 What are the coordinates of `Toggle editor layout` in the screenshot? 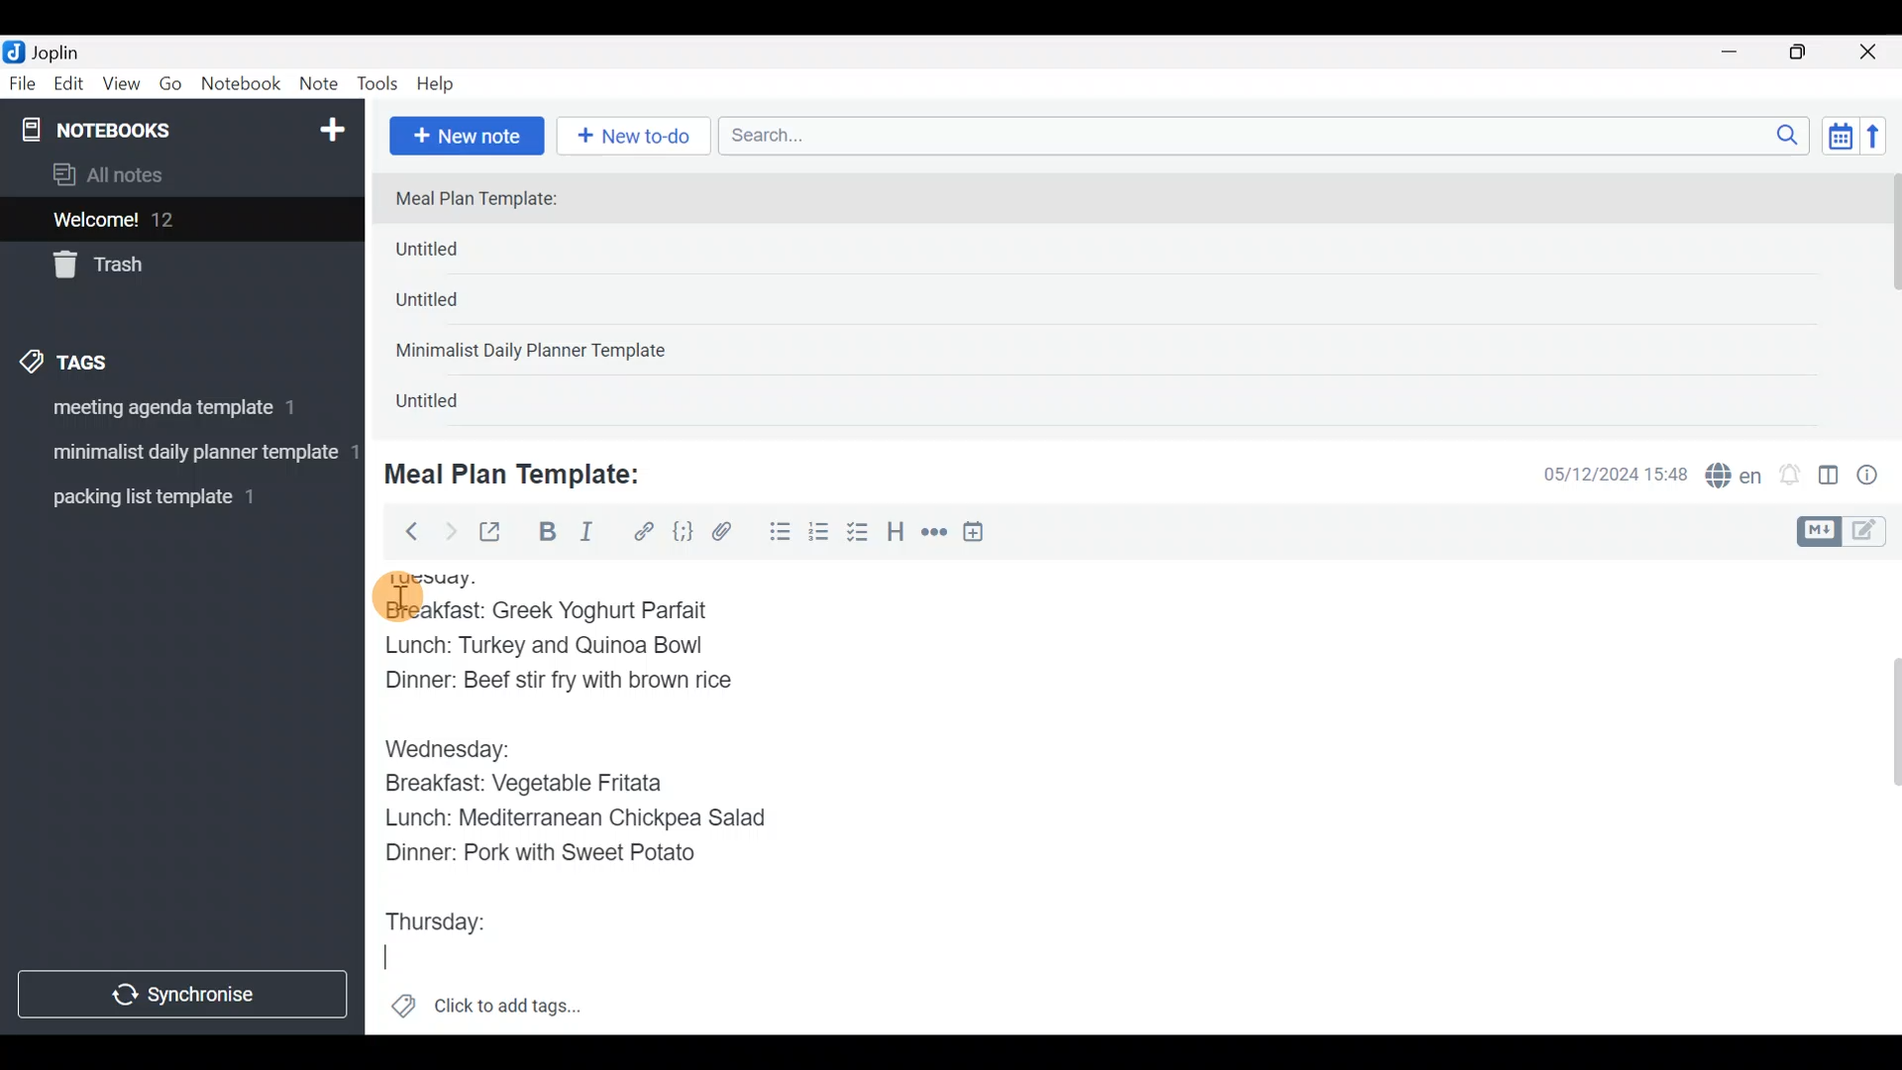 It's located at (1830, 478).